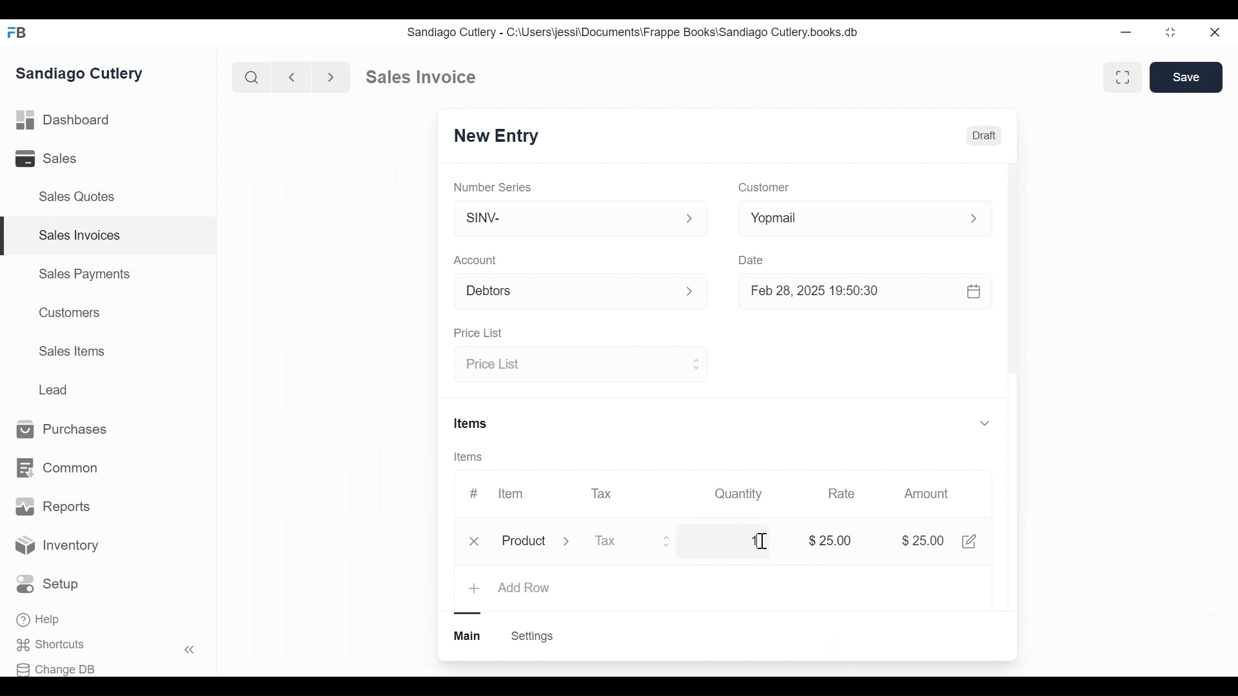  Describe the element at coordinates (292, 77) in the screenshot. I see `backward` at that location.